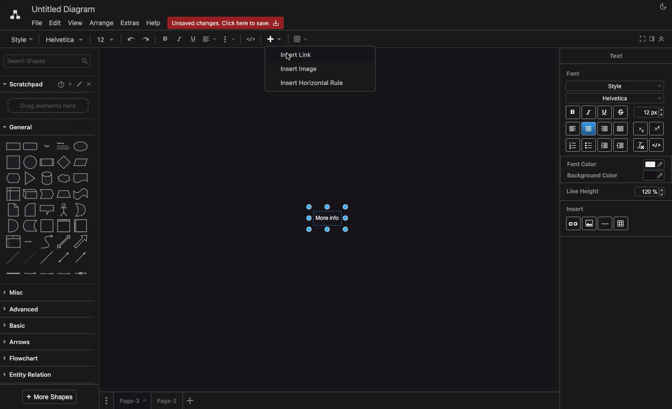 The height and width of the screenshot is (409, 672). I want to click on Line height, so click(586, 190).